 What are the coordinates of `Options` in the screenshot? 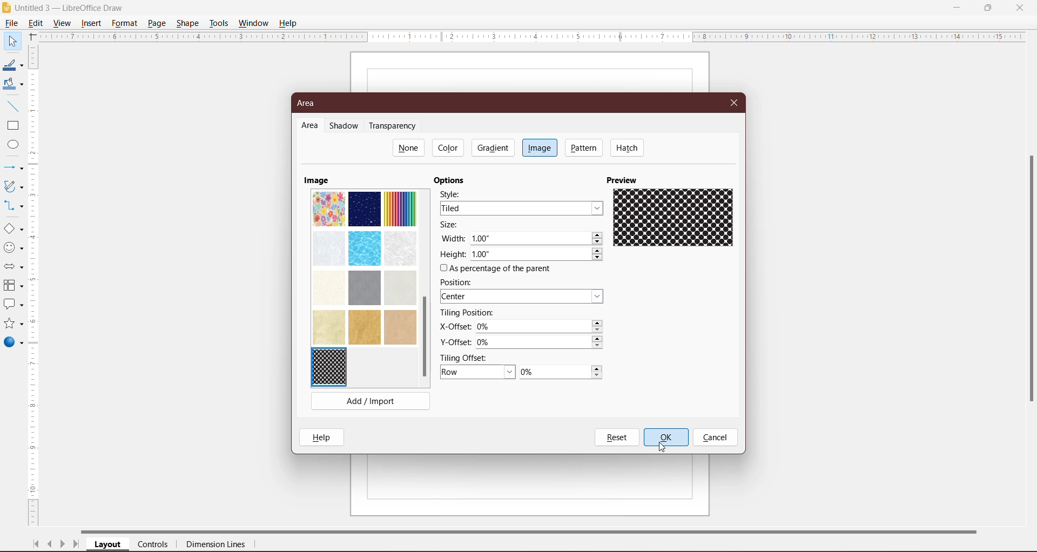 It's located at (452, 180).